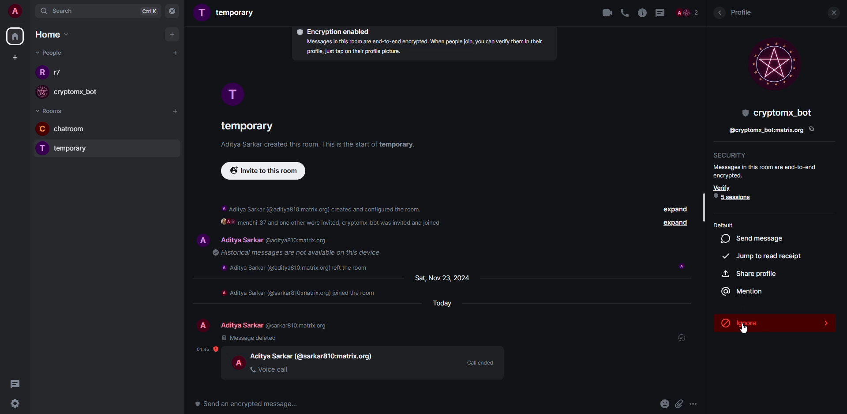  What do you see at coordinates (313, 355) in the screenshot?
I see `people` at bounding box center [313, 355].